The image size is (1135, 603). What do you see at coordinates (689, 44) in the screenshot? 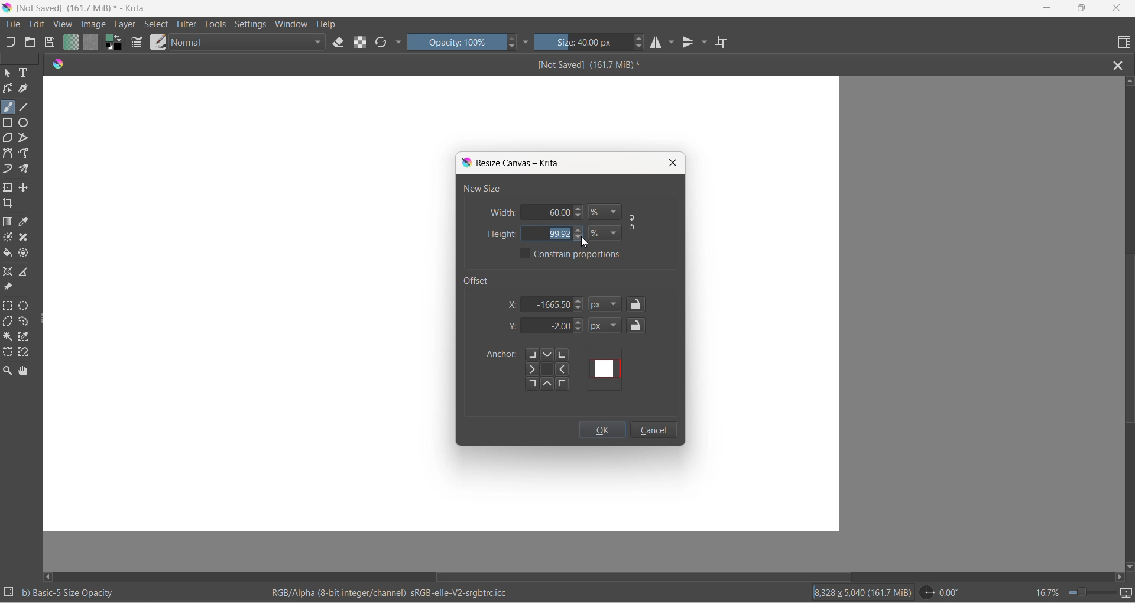
I see `vertical mirror tool` at bounding box center [689, 44].